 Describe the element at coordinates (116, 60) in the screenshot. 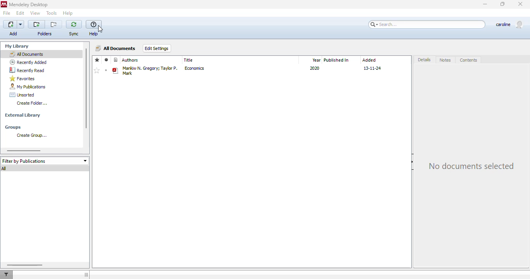

I see `reference type` at that location.